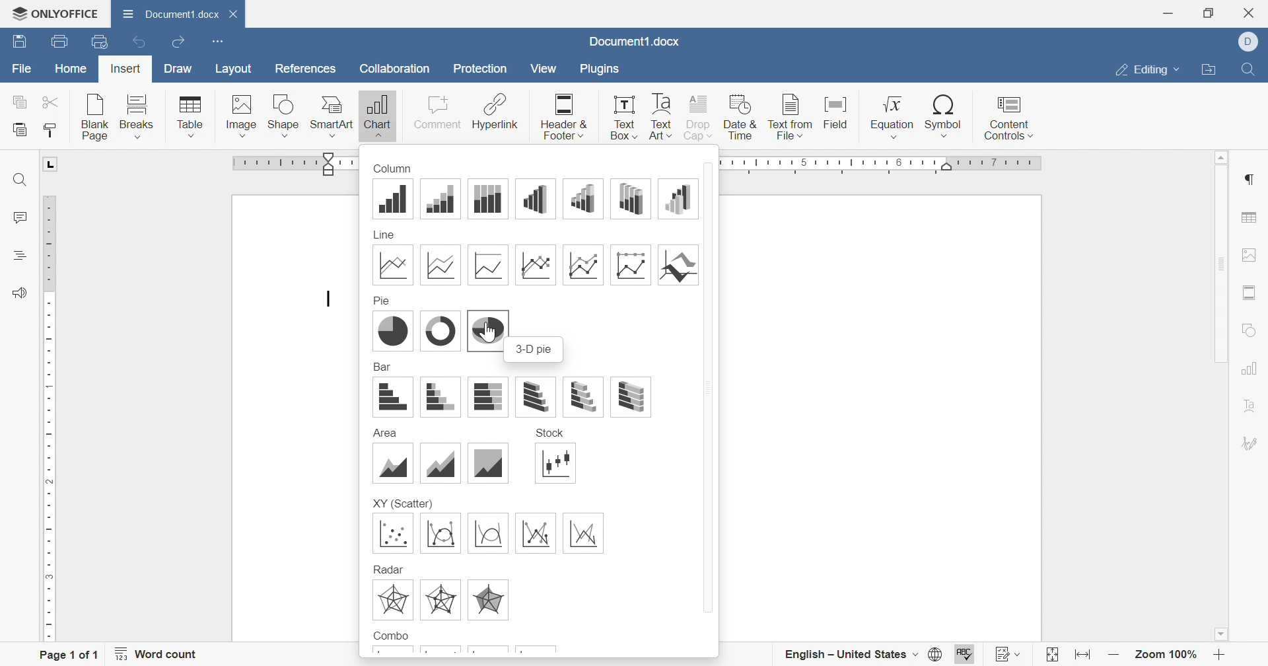 This screenshot has height=666, width=1268. I want to click on Print file, so click(58, 40).